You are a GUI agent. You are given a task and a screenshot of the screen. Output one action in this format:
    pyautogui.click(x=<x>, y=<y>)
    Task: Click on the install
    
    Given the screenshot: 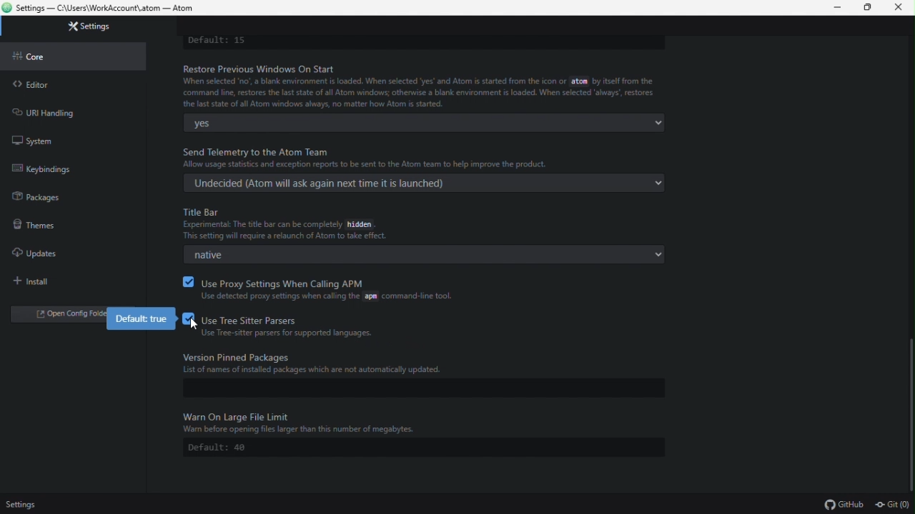 What is the action you would take?
    pyautogui.click(x=36, y=281)
    